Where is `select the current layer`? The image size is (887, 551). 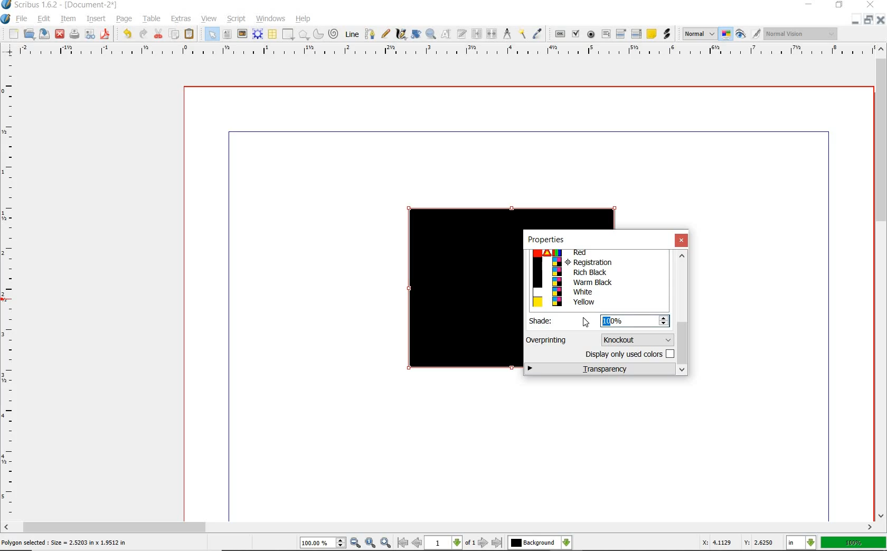
select the current layer is located at coordinates (540, 543).